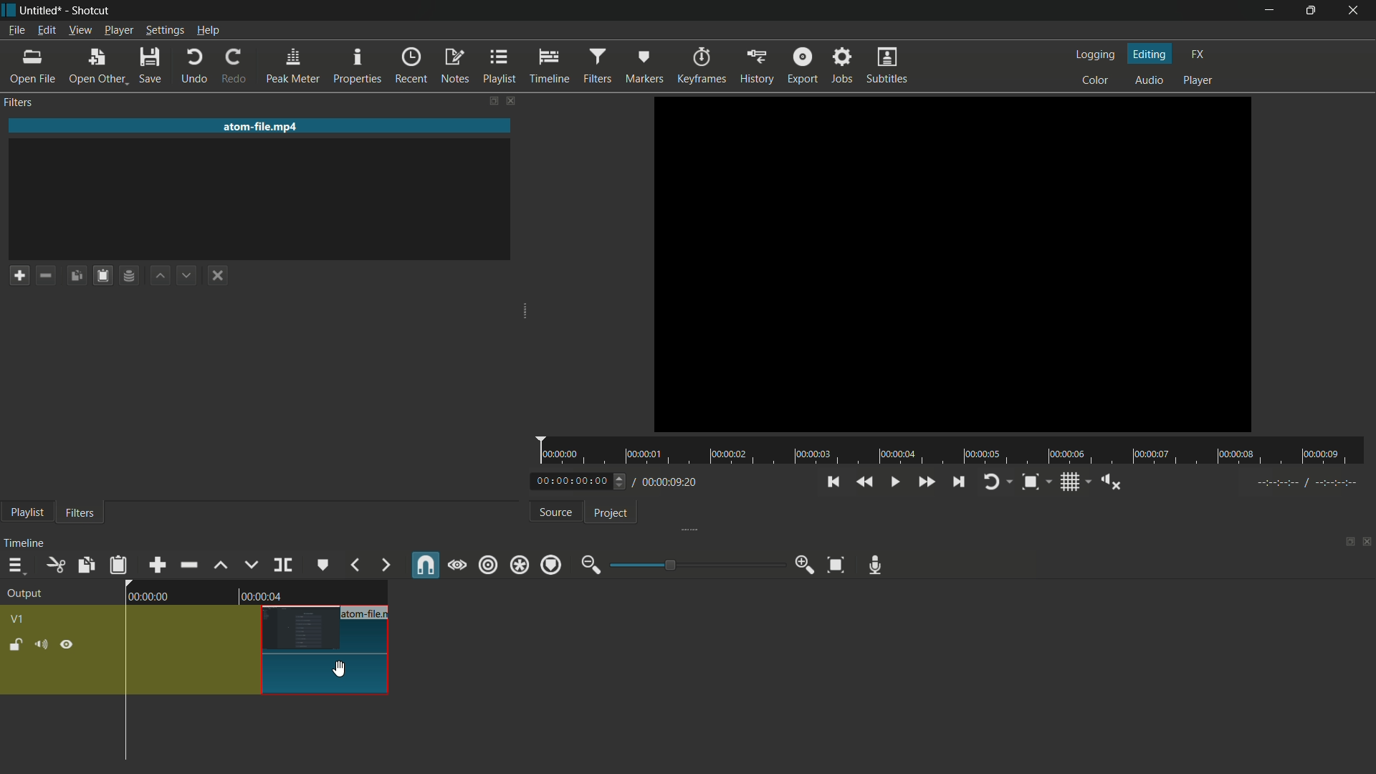 This screenshot has height=774, width=1376. Describe the element at coordinates (91, 11) in the screenshot. I see `app name` at that location.